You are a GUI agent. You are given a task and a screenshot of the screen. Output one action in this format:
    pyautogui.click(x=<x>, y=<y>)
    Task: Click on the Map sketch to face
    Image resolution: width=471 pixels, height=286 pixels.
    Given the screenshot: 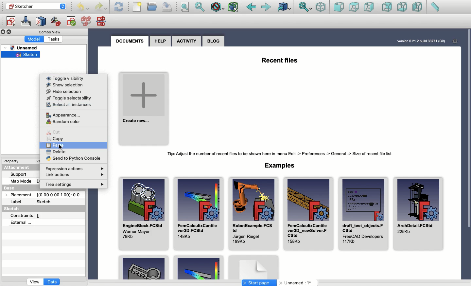 What is the action you would take?
    pyautogui.click(x=41, y=22)
    